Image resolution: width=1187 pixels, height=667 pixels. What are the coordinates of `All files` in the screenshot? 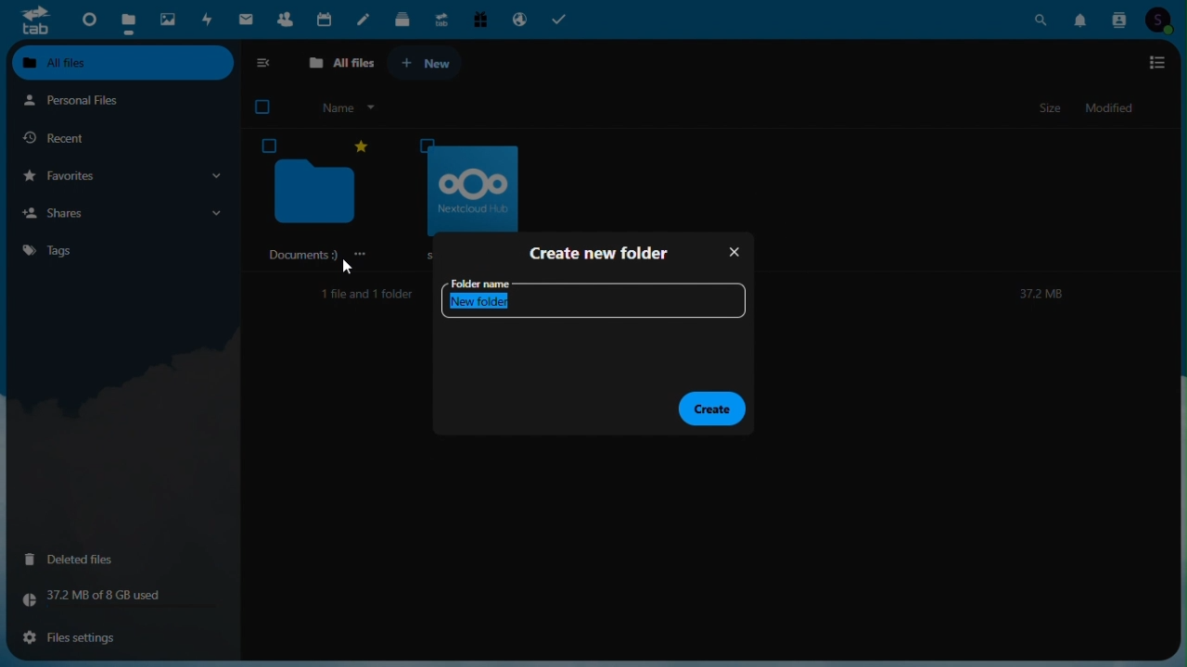 It's located at (119, 62).